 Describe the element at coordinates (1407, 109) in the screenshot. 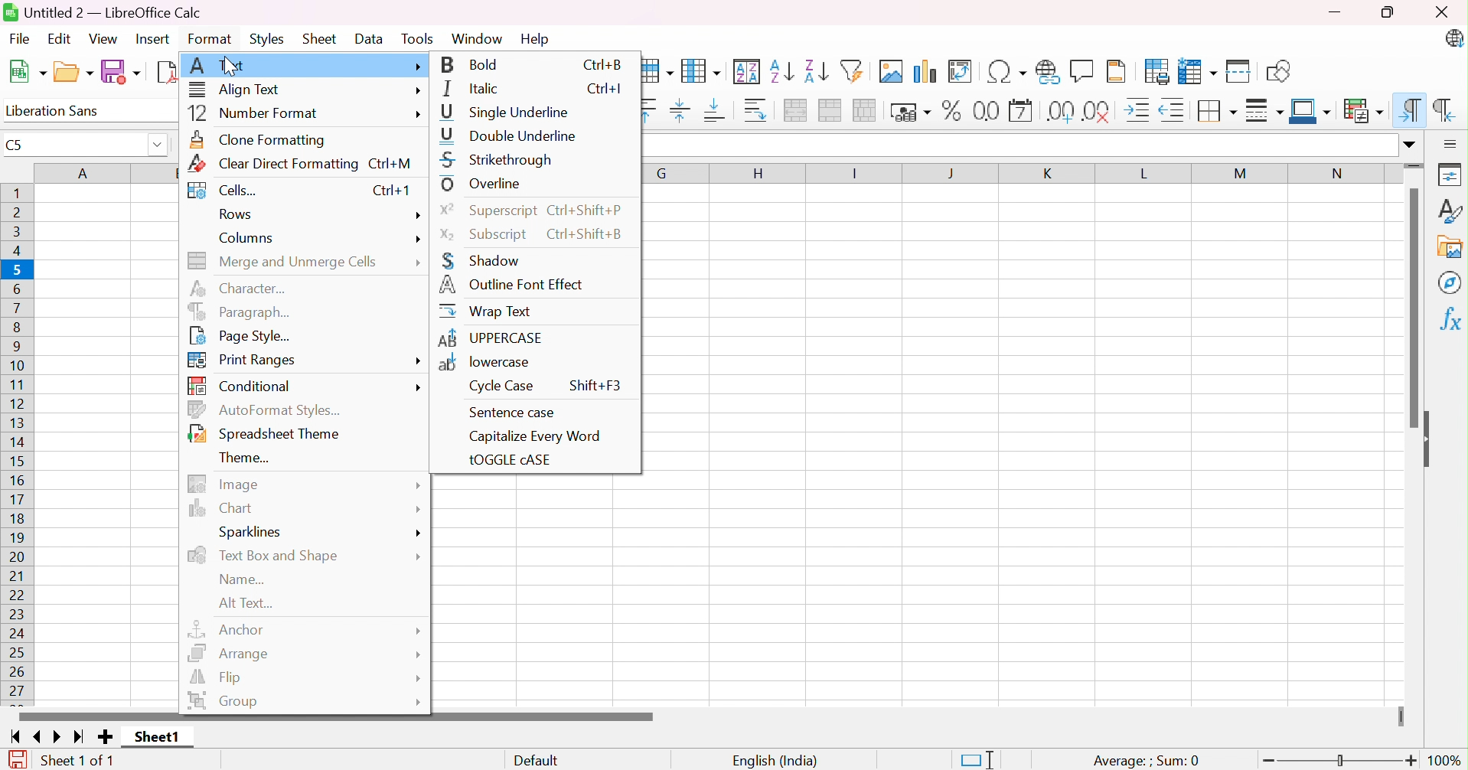

I see `Left-To-Right` at that location.